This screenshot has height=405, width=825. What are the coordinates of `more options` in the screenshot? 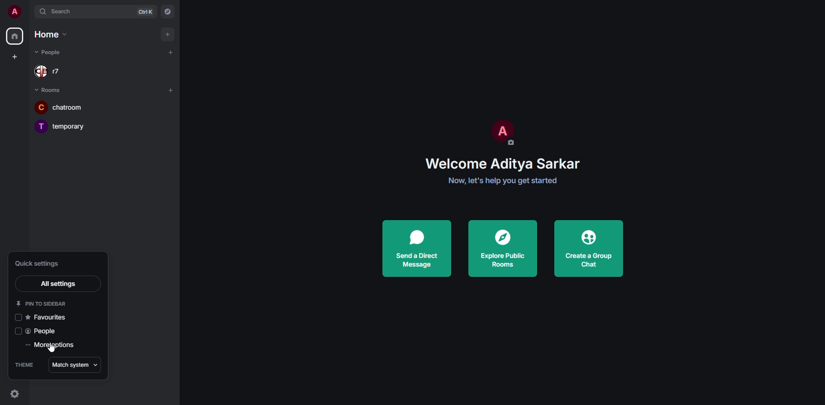 It's located at (52, 346).